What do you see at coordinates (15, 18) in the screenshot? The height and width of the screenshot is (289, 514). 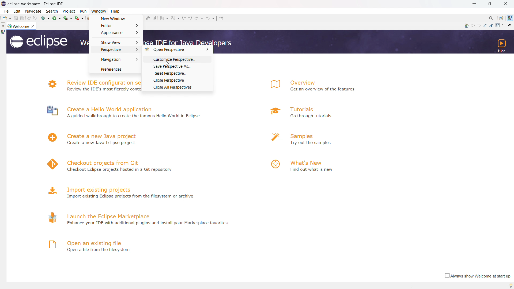 I see `save` at bounding box center [15, 18].